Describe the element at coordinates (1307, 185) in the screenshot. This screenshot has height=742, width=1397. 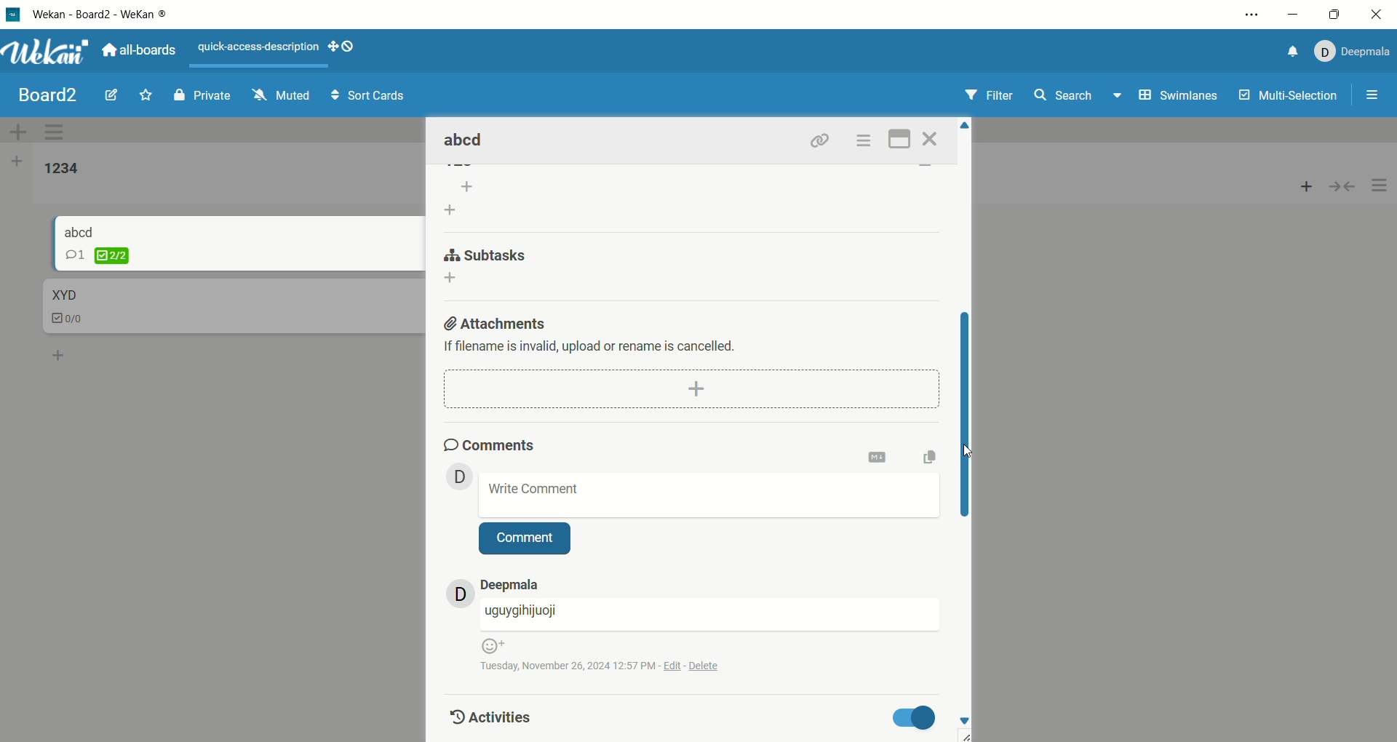
I see `add` at that location.